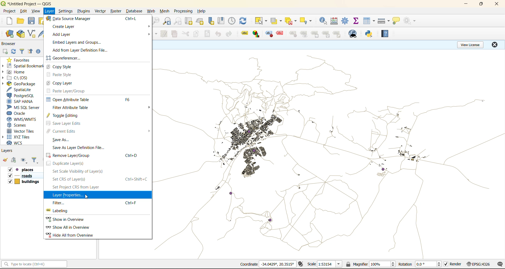 This screenshot has height=269, width=505. Describe the element at coordinates (8, 34) in the screenshot. I see `open data source manager` at that location.